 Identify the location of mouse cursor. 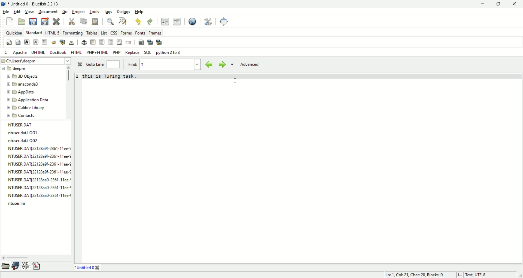
(236, 81).